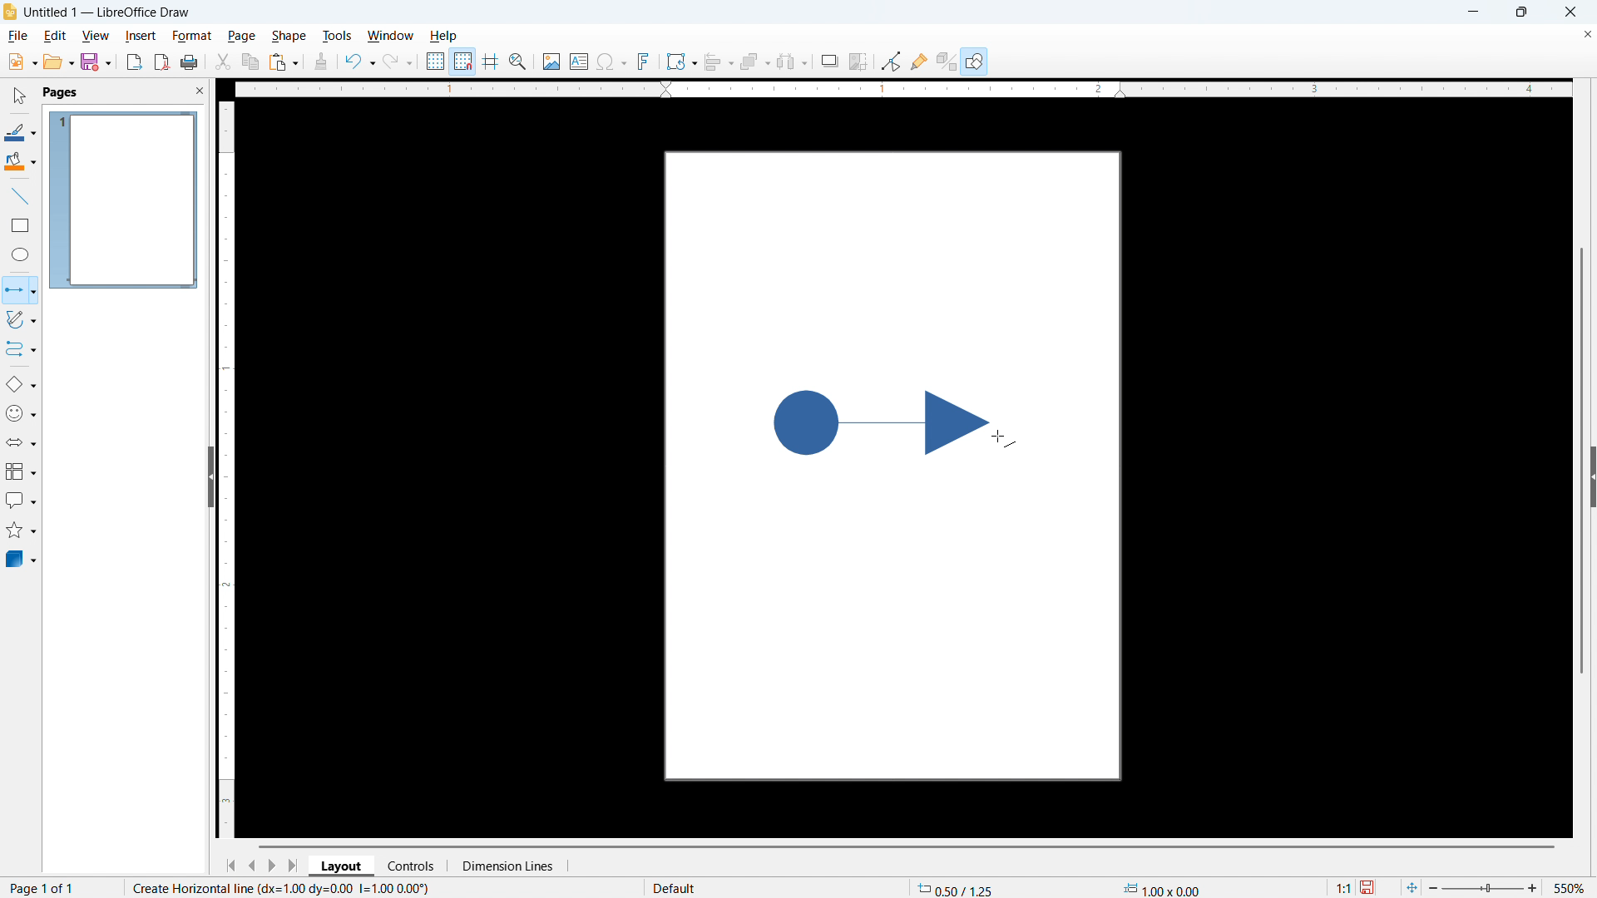 The width and height of the screenshot is (1597, 898). Describe the element at coordinates (644, 61) in the screenshot. I see `Insert font work text ` at that location.